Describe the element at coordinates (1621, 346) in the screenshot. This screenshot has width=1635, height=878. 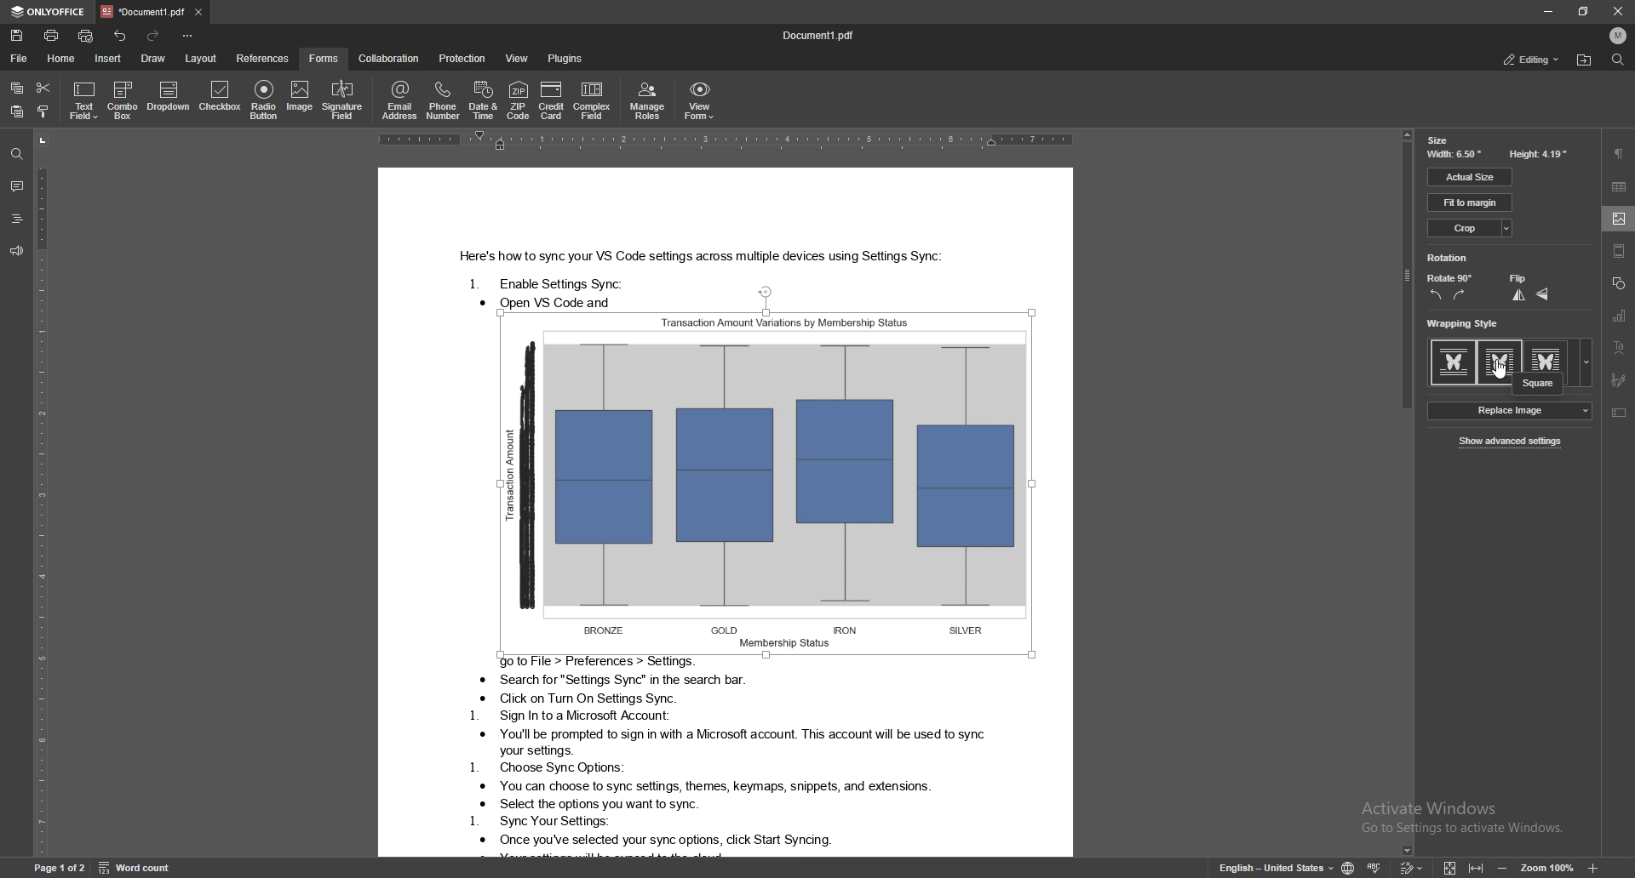
I see `text art` at that location.